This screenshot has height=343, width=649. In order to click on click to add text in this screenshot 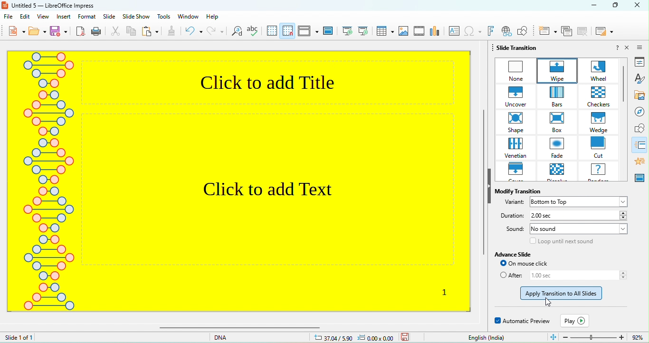, I will do `click(277, 212)`.